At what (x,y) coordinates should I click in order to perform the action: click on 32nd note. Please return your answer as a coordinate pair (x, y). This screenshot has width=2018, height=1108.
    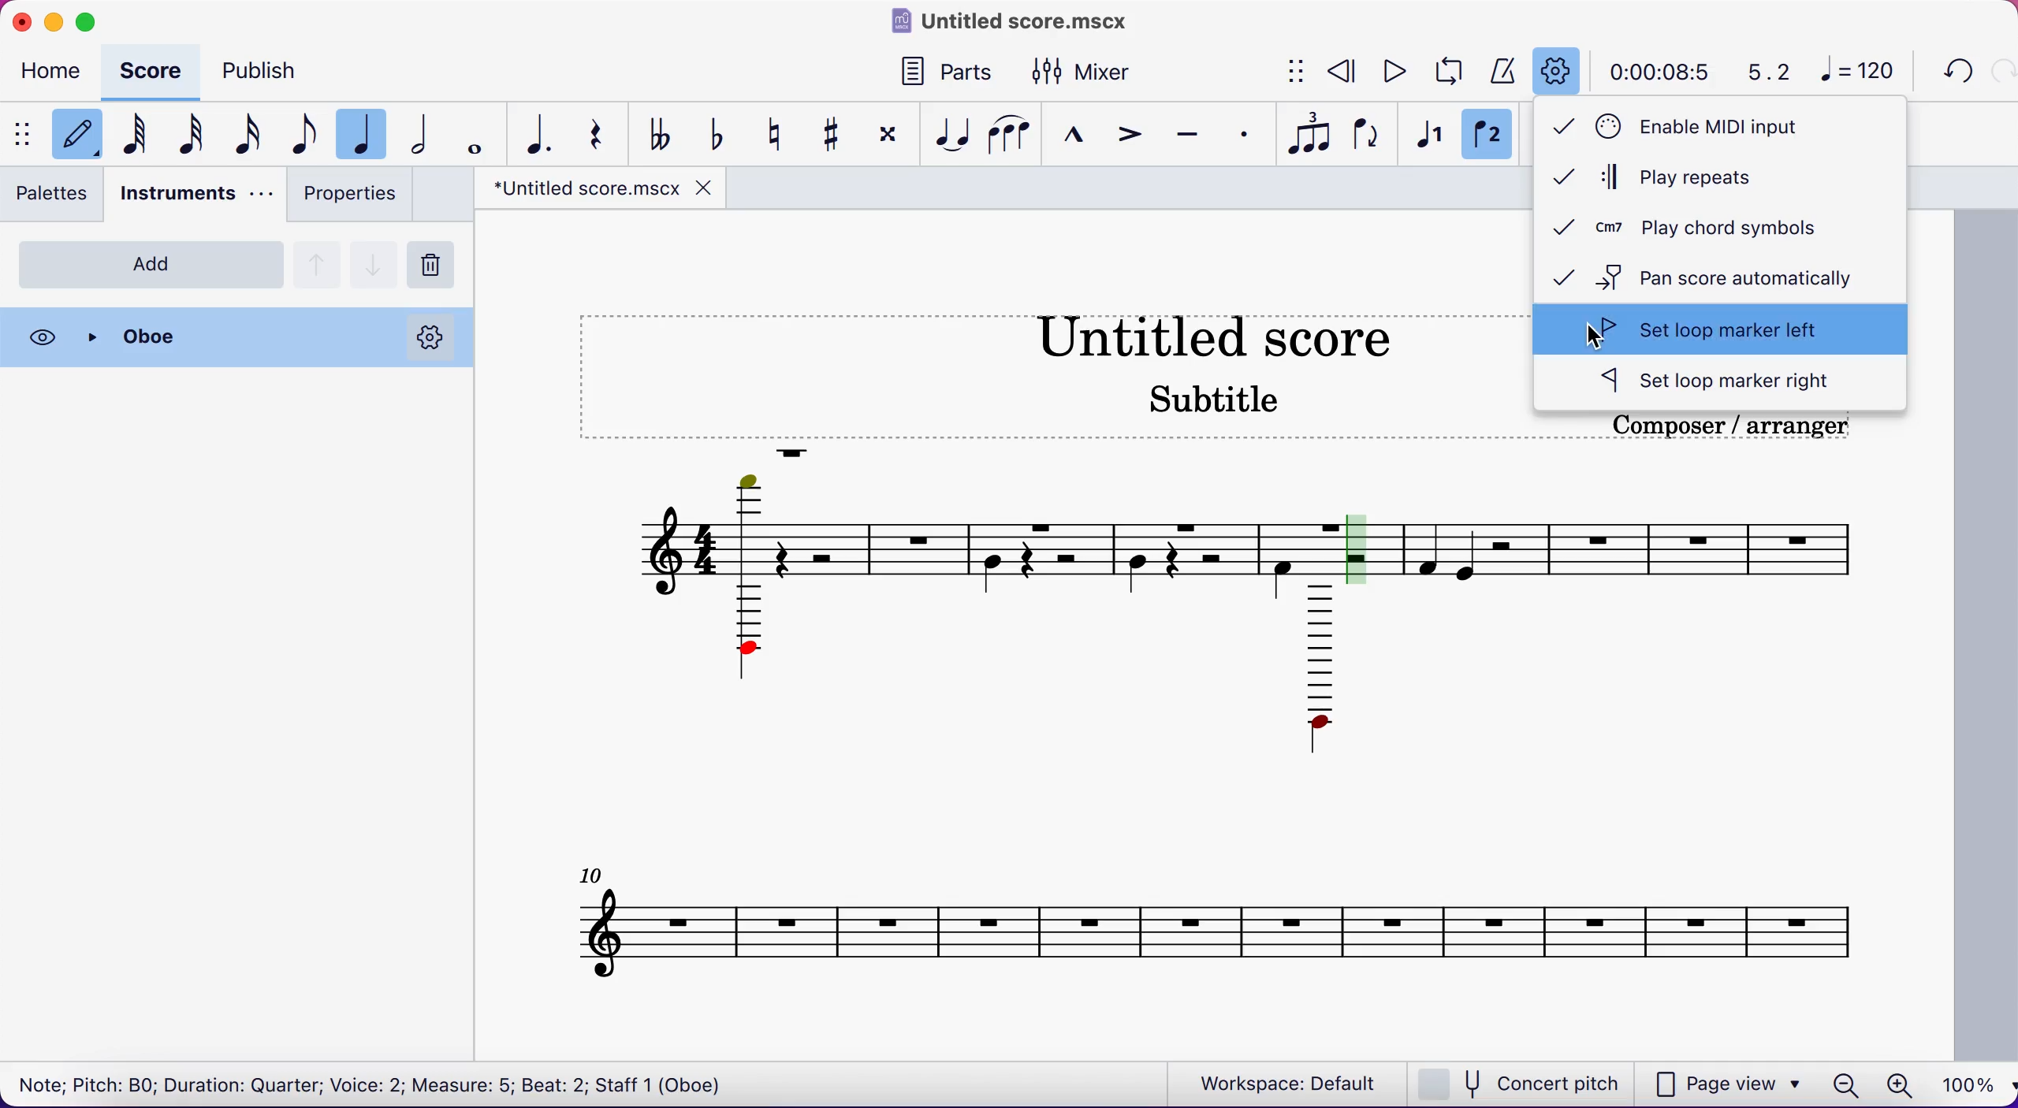
    Looking at the image, I should click on (191, 136).